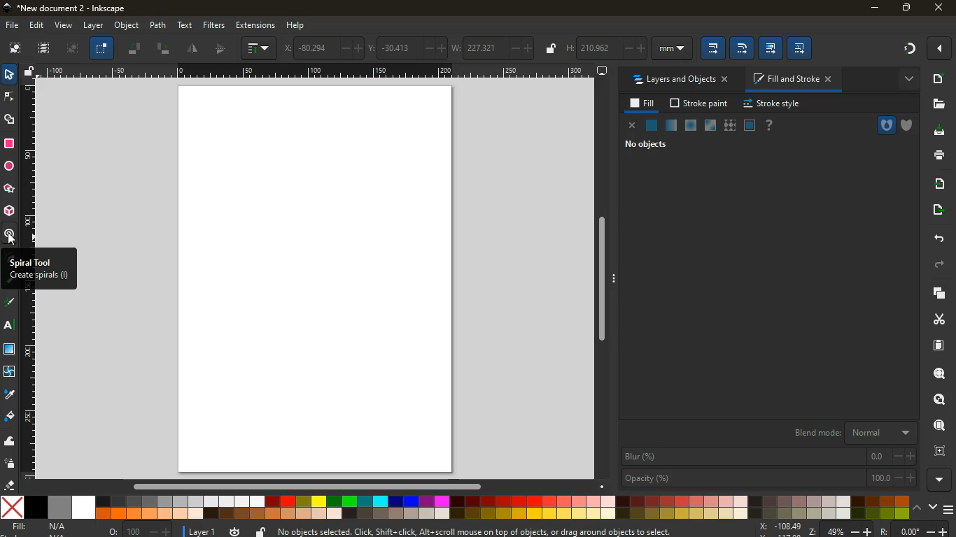 The image size is (956, 537). I want to click on opacity, so click(671, 126).